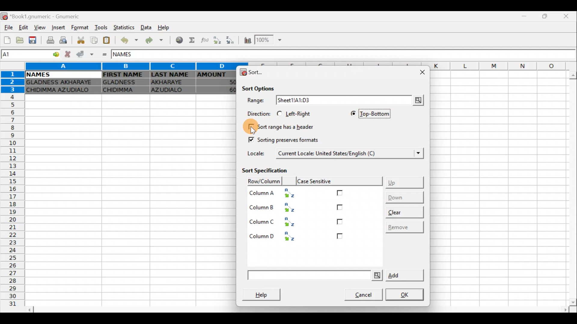 The width and height of the screenshot is (577, 324). What do you see at coordinates (308, 100) in the screenshot?
I see `Sheet1!A1:D3` at bounding box center [308, 100].